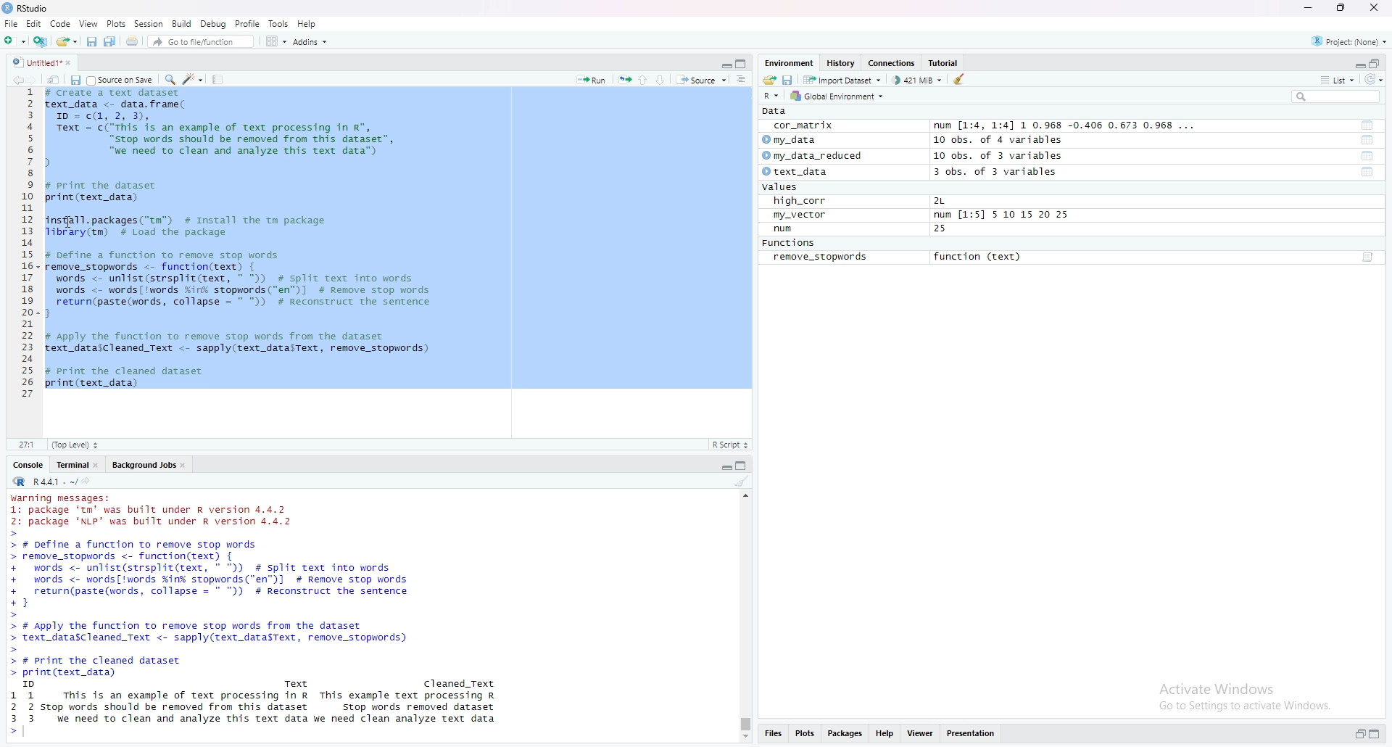 The height and width of the screenshot is (747, 1392). What do you see at coordinates (779, 229) in the screenshot?
I see `run` at bounding box center [779, 229].